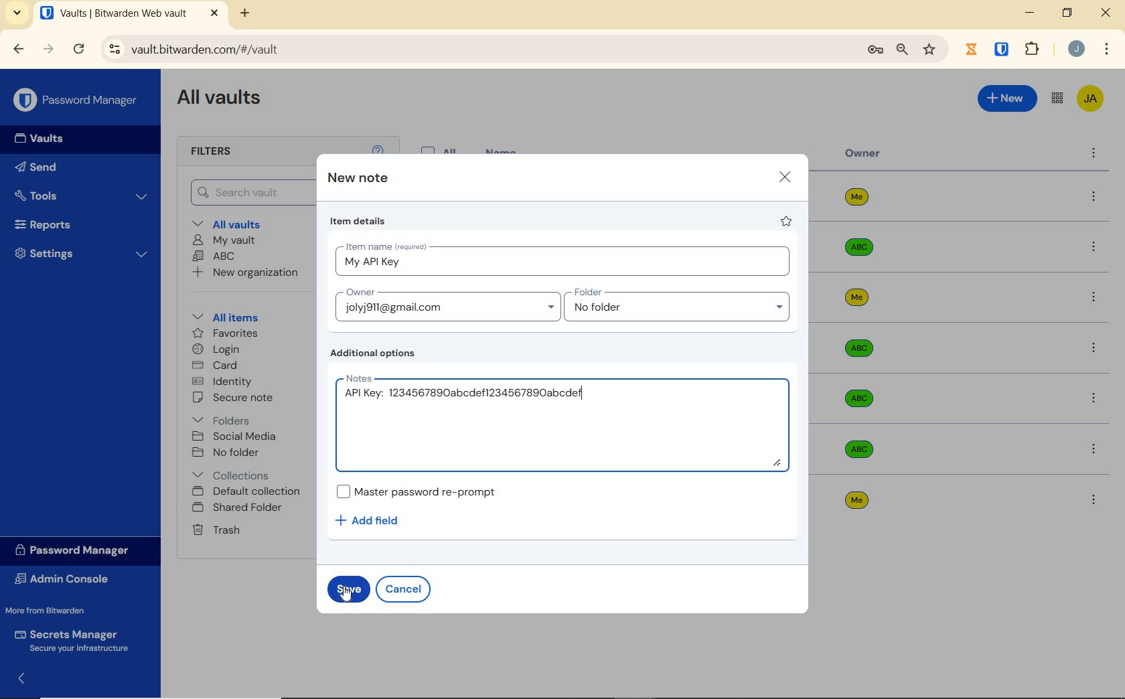  I want to click on No folder, so click(228, 453).